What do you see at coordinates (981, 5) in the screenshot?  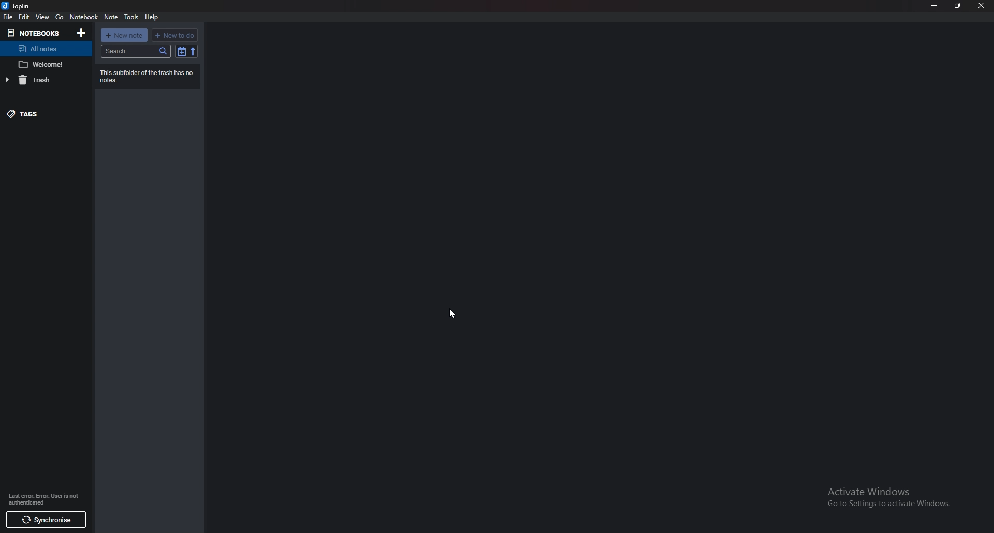 I see `close` at bounding box center [981, 5].